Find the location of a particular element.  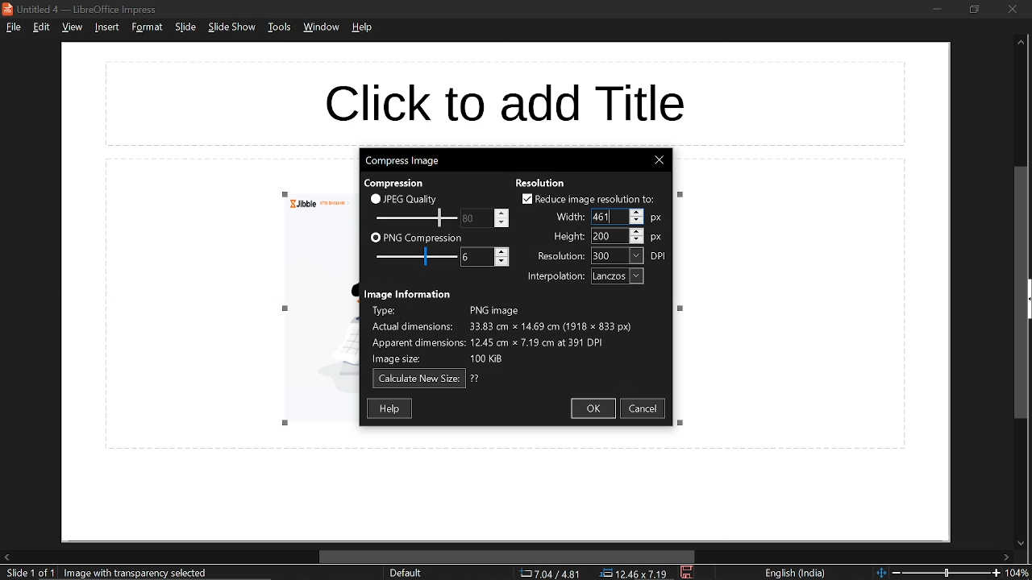

Increase  is located at coordinates (502, 211).